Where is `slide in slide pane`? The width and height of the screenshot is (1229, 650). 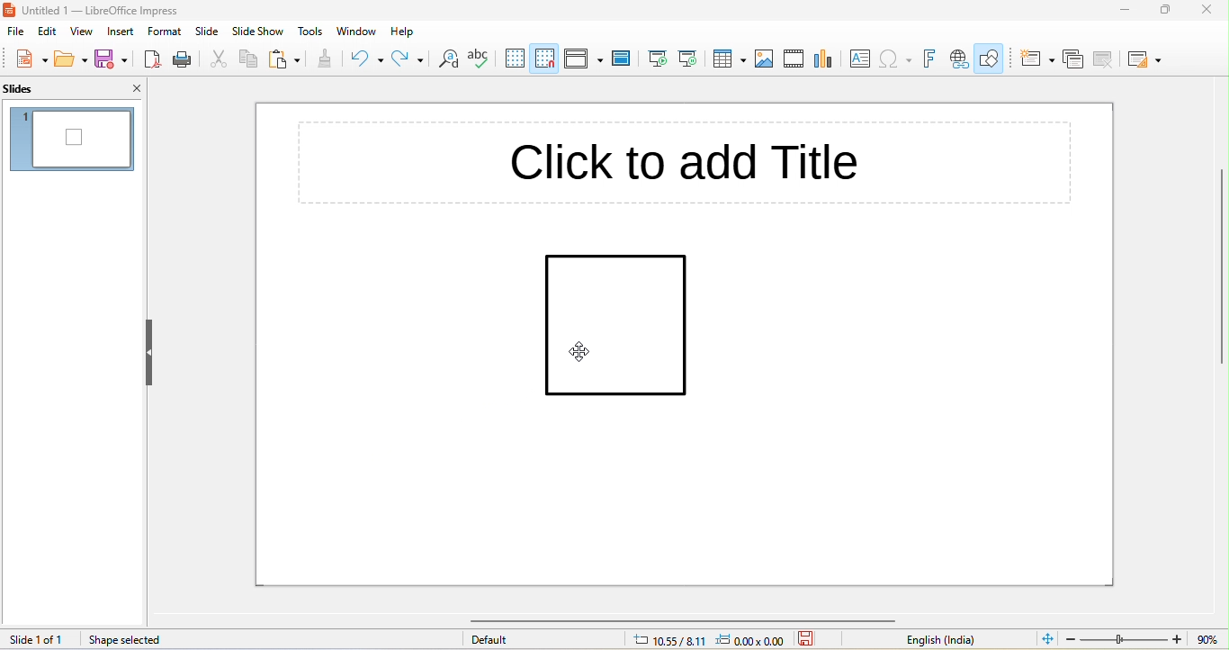
slide in slide pane is located at coordinates (71, 140).